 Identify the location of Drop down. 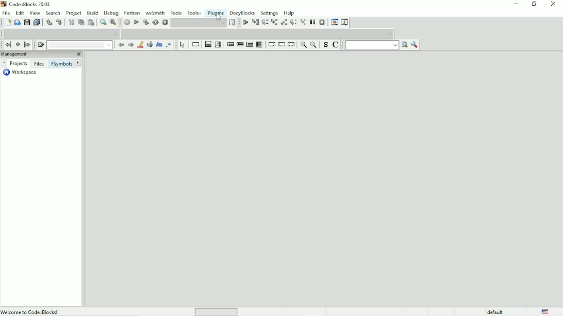
(79, 45).